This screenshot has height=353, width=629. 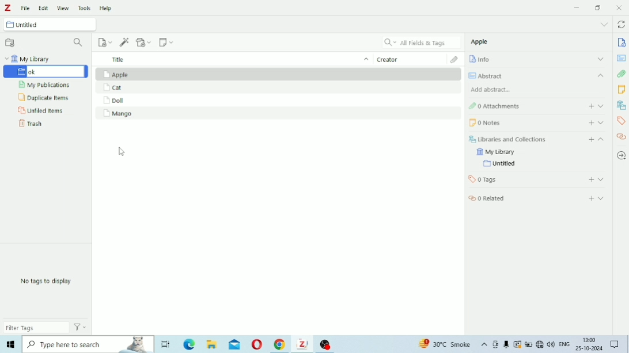 What do you see at coordinates (9, 7) in the screenshot?
I see `Logo` at bounding box center [9, 7].